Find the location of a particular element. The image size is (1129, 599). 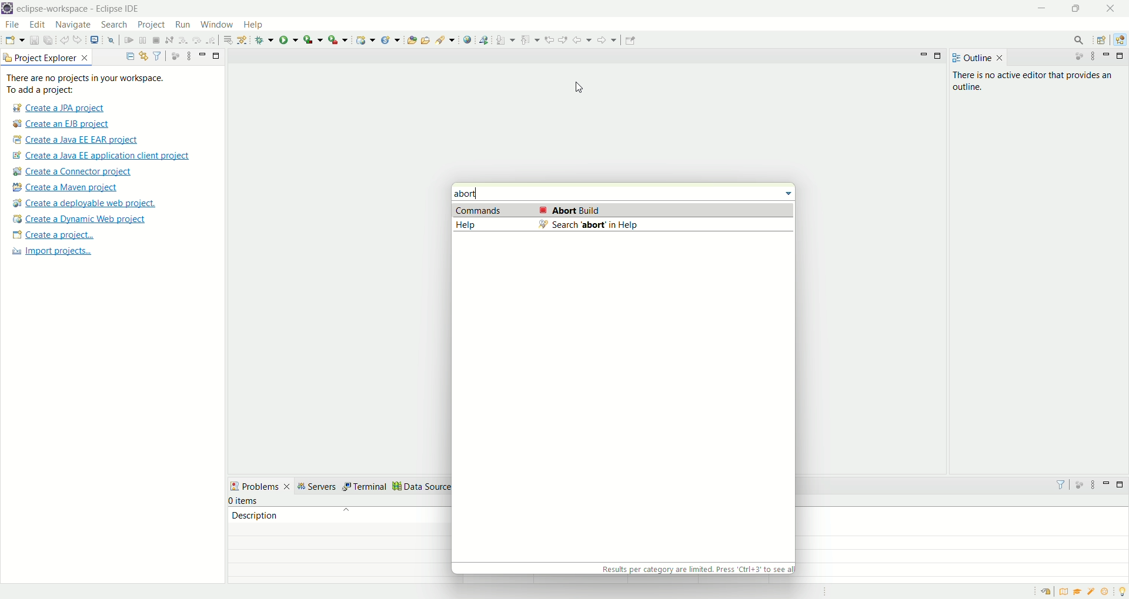

minimize is located at coordinates (1107, 56).